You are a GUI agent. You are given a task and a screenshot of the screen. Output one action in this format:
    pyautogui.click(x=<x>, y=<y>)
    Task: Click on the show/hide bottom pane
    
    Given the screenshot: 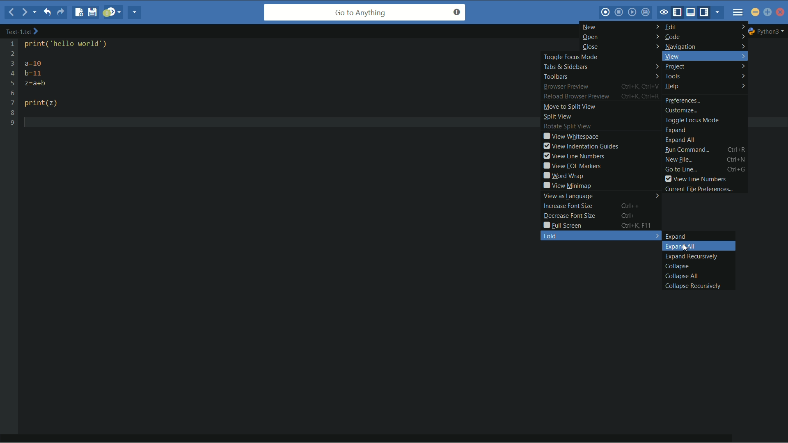 What is the action you would take?
    pyautogui.click(x=692, y=13)
    